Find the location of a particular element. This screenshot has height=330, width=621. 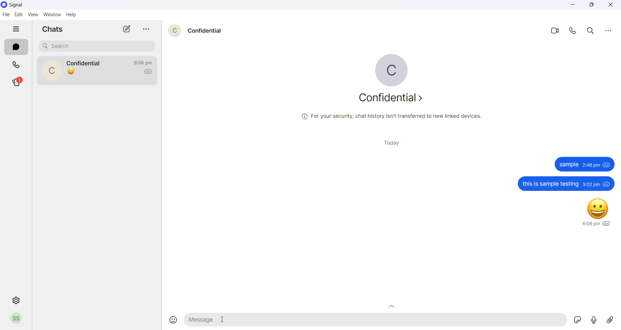

sticker is located at coordinates (577, 319).